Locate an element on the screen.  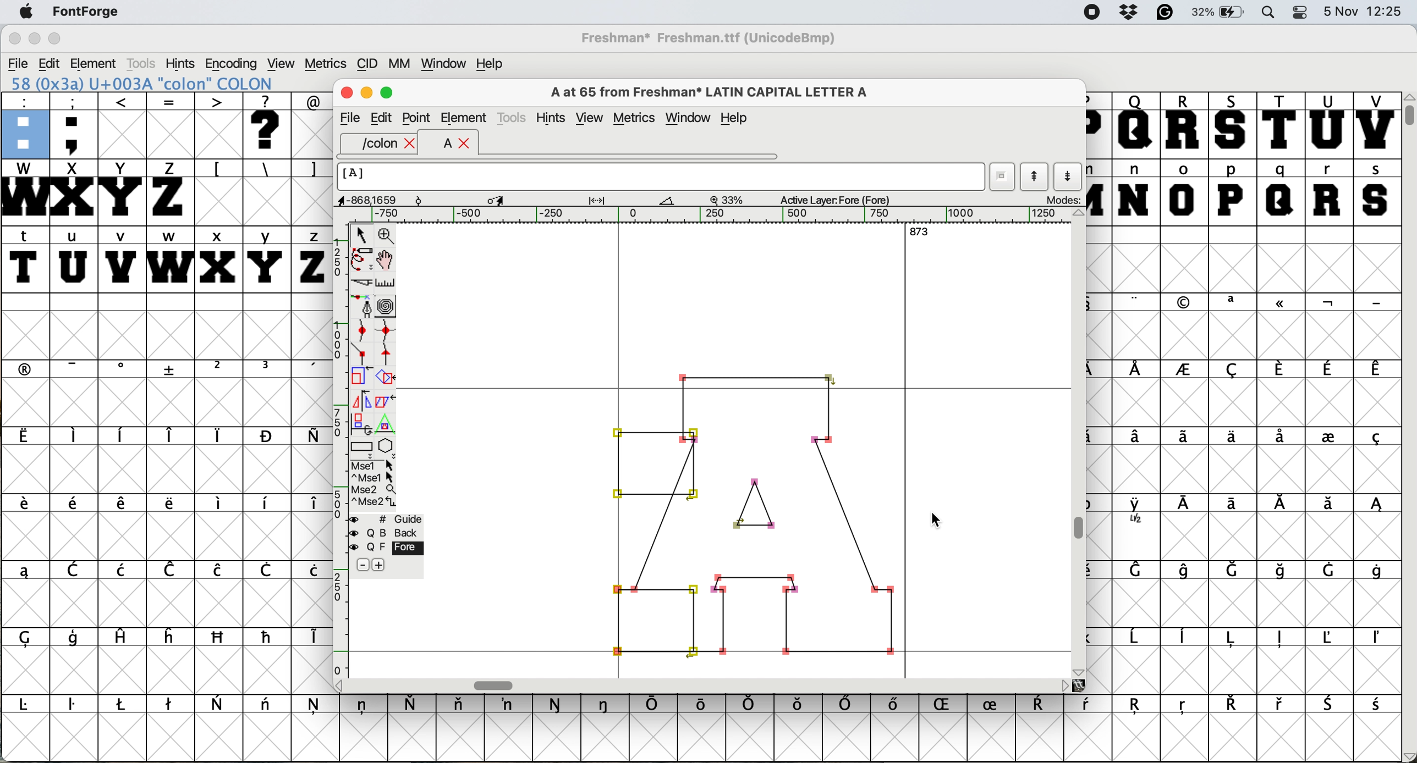
q is located at coordinates (1281, 192).